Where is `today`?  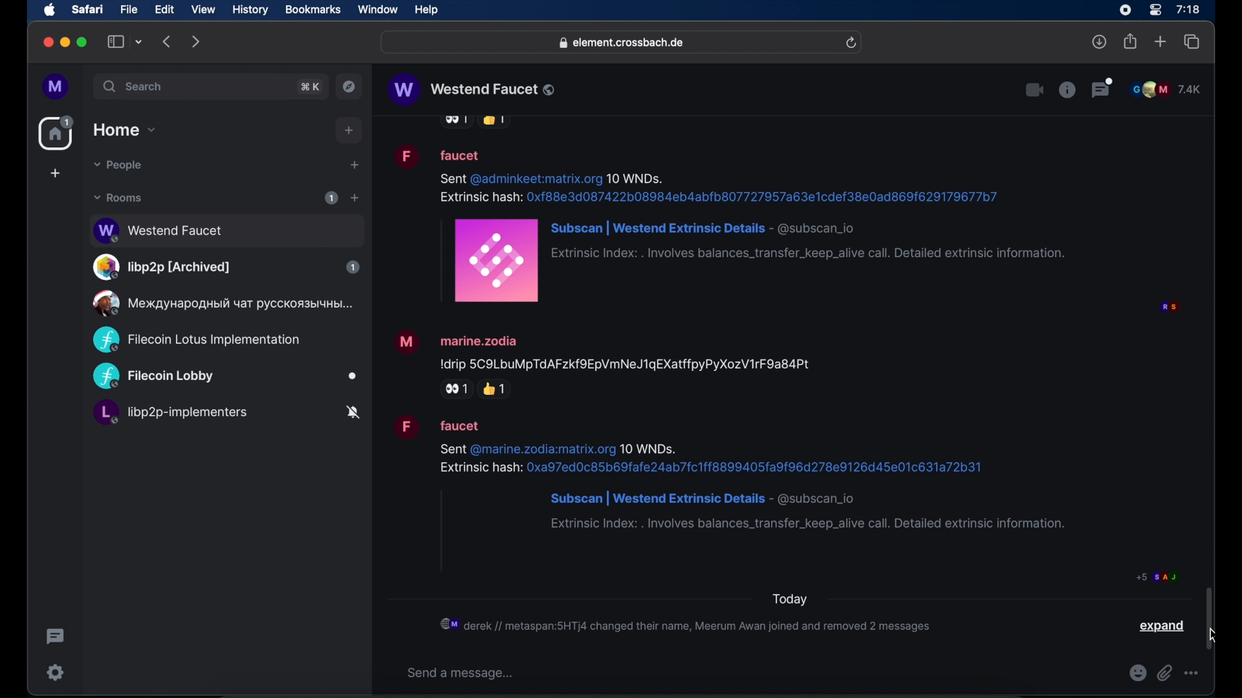 today is located at coordinates (789, 600).